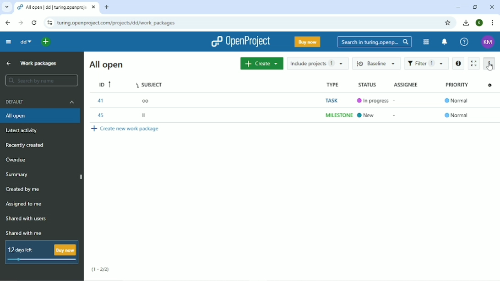 Image resolution: width=500 pixels, height=281 pixels. What do you see at coordinates (405, 85) in the screenshot?
I see `Assignee` at bounding box center [405, 85].